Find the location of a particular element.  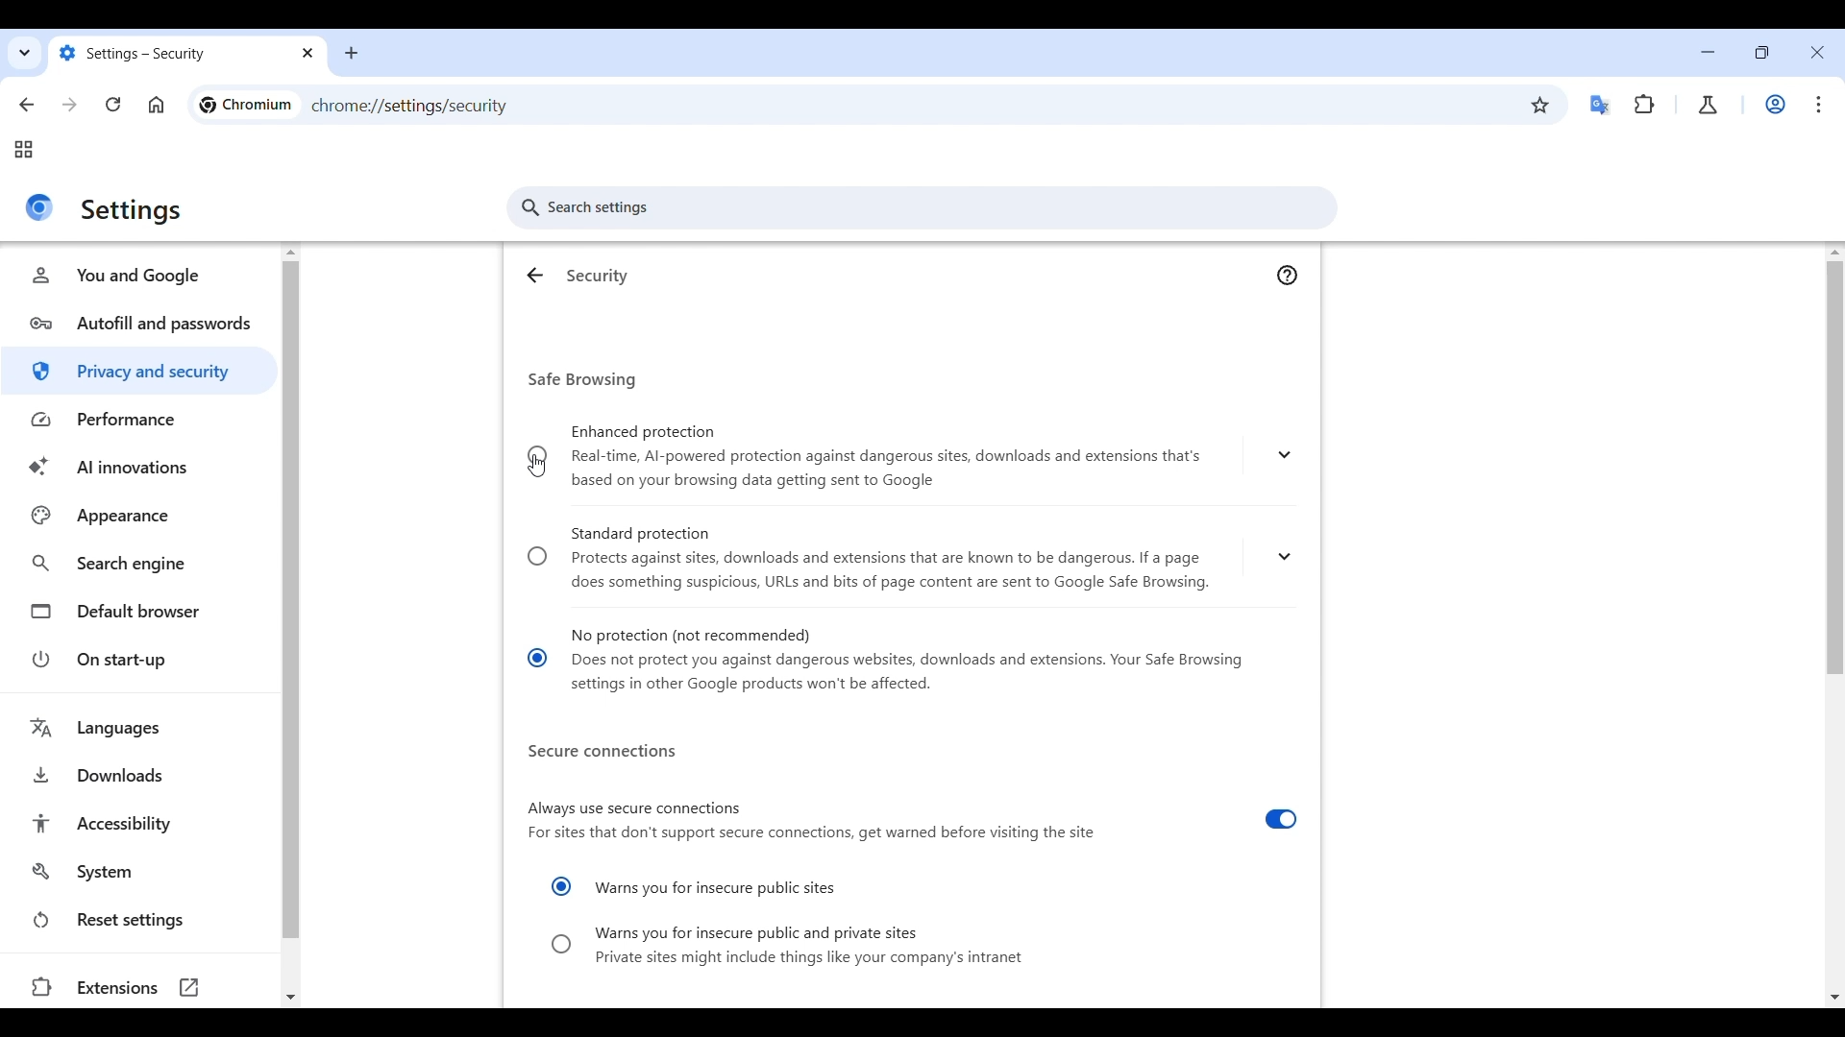

AI innovations is located at coordinates (141, 468).